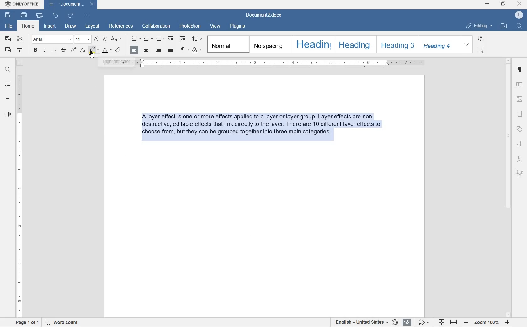 The image size is (527, 327). Describe the element at coordinates (237, 27) in the screenshot. I see `PLUGINS` at that location.